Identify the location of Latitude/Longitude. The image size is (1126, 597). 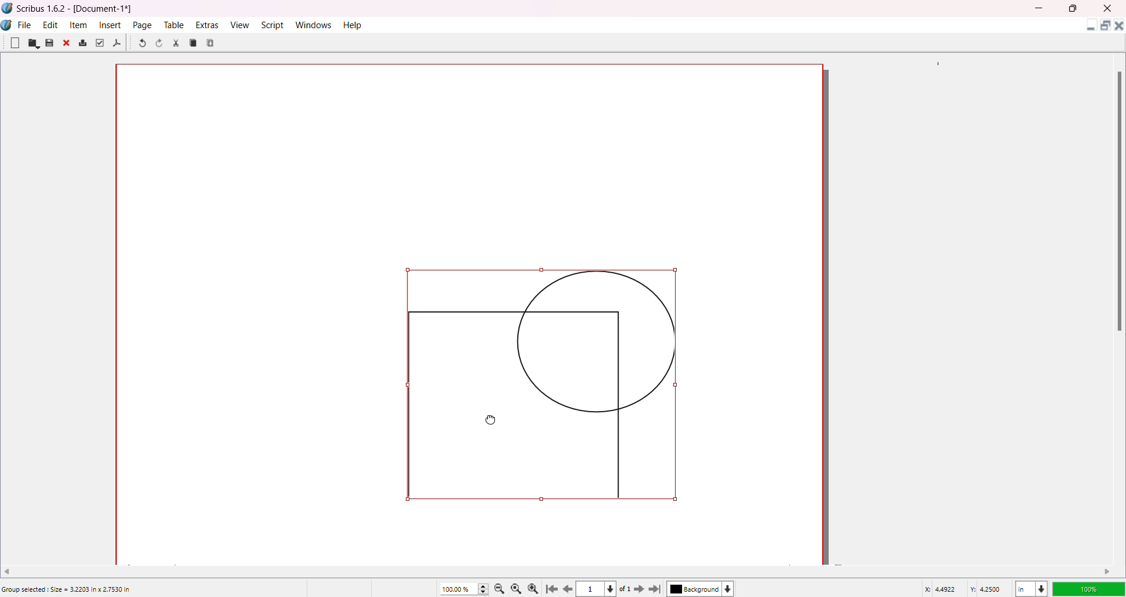
(965, 588).